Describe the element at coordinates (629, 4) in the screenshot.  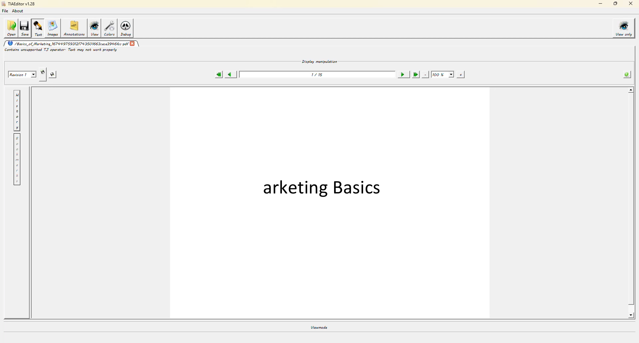
I see `close` at that location.